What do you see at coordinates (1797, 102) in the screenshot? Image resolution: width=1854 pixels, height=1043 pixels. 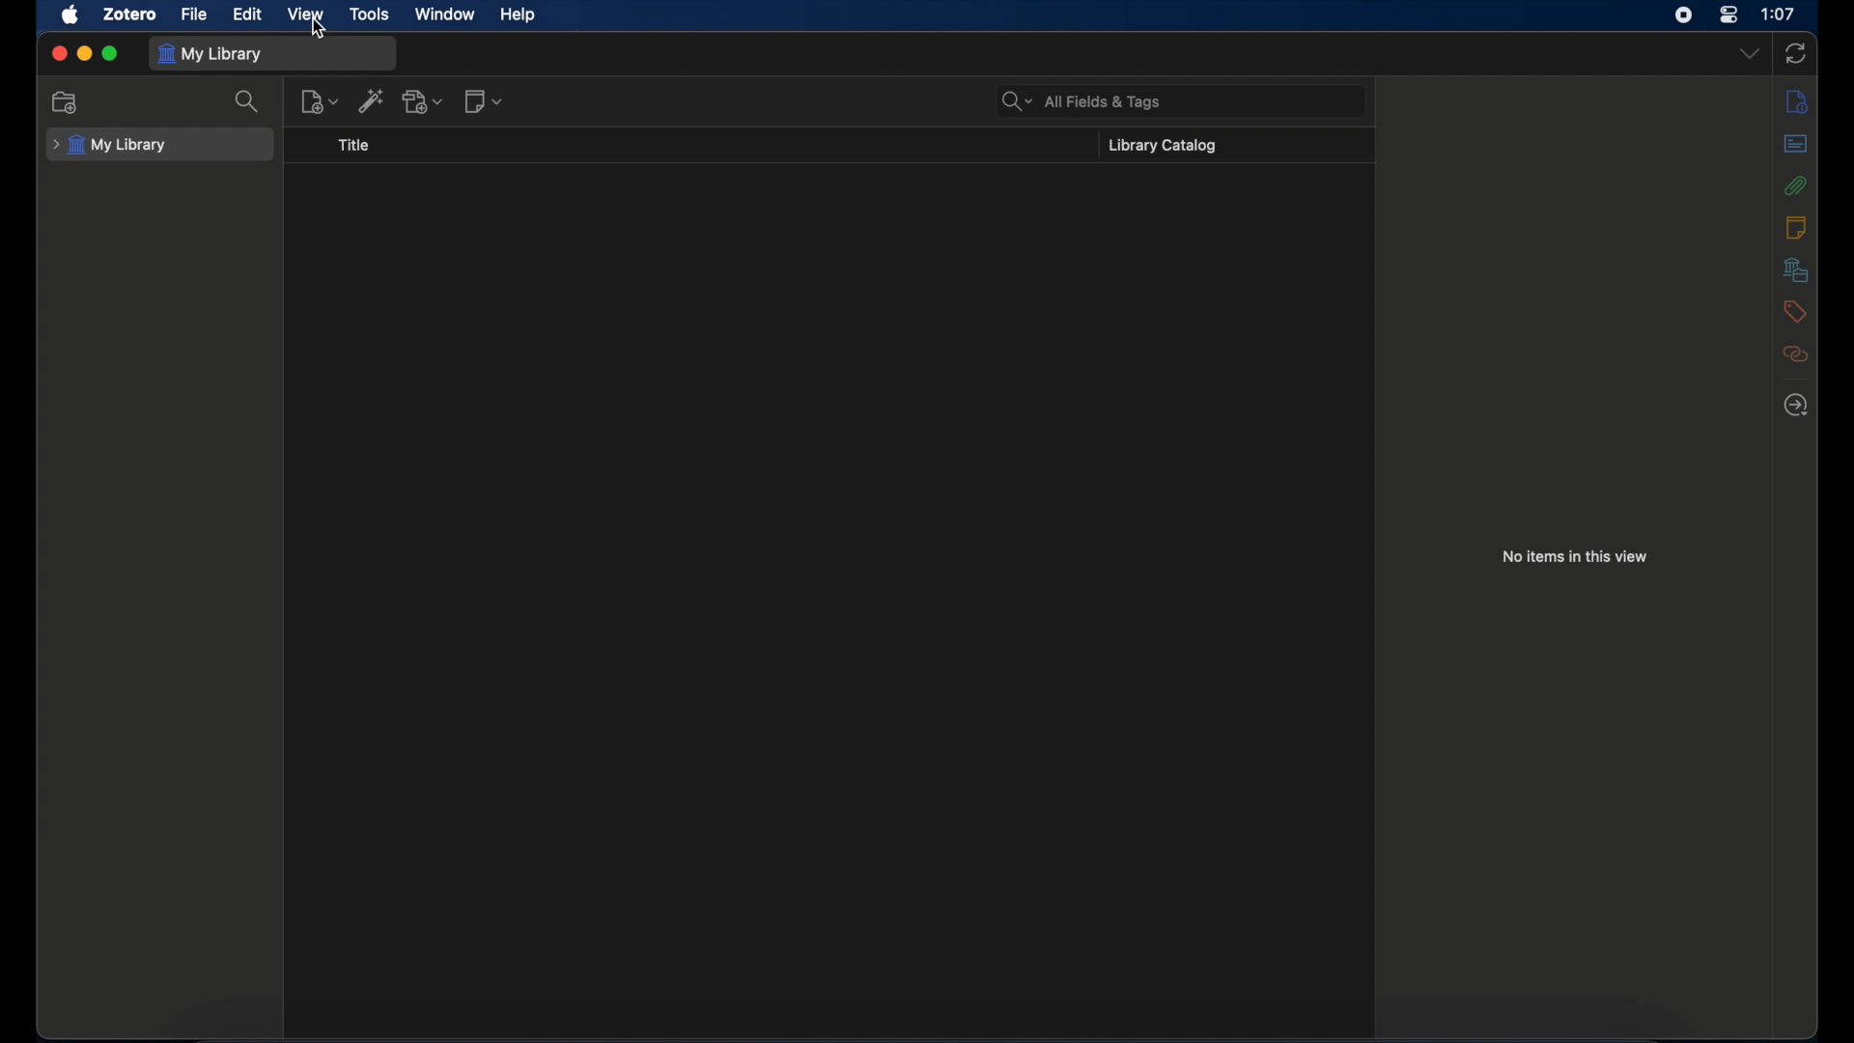 I see `info` at bounding box center [1797, 102].